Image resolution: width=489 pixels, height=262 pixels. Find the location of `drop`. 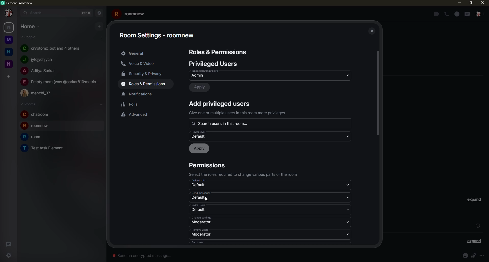

drop is located at coordinates (349, 234).